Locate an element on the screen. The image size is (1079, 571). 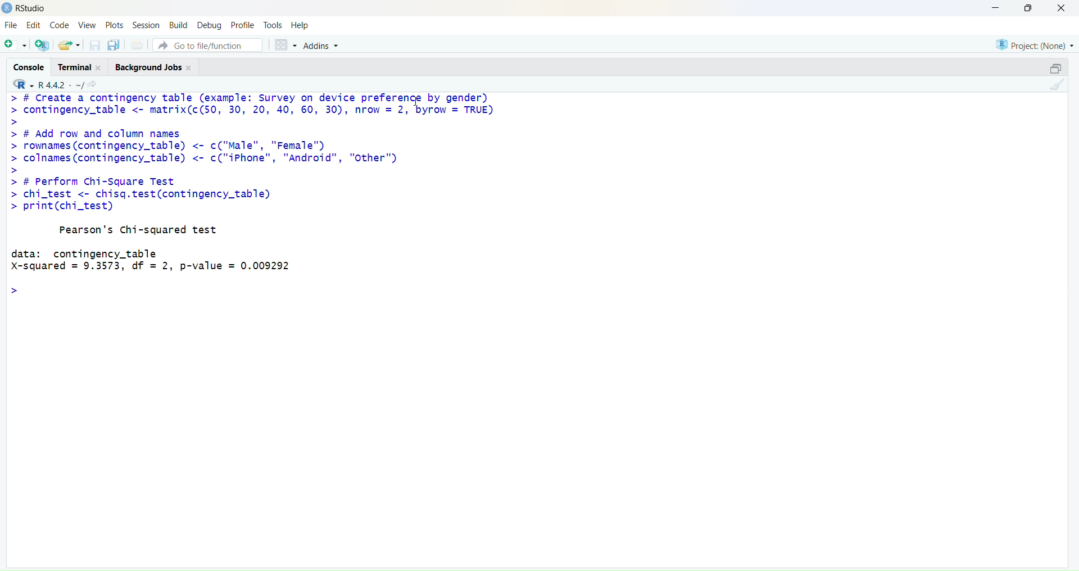
> # Create a contingency table (example: Survey on device prefere"t by gender)
> contingency_table <- matrix(c(50, 30, 20, 40, 60, 30), nrow = 2, byrow = TRUE) is located at coordinates (252, 105).